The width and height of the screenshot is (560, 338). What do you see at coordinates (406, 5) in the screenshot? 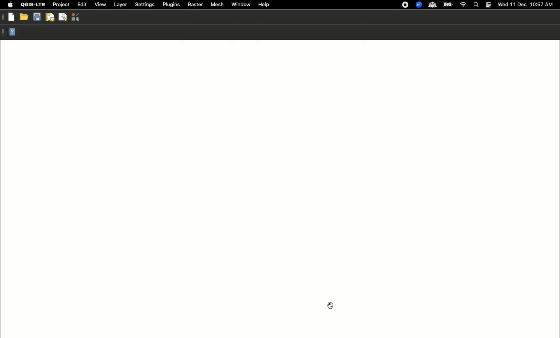
I see `Extension` at bounding box center [406, 5].